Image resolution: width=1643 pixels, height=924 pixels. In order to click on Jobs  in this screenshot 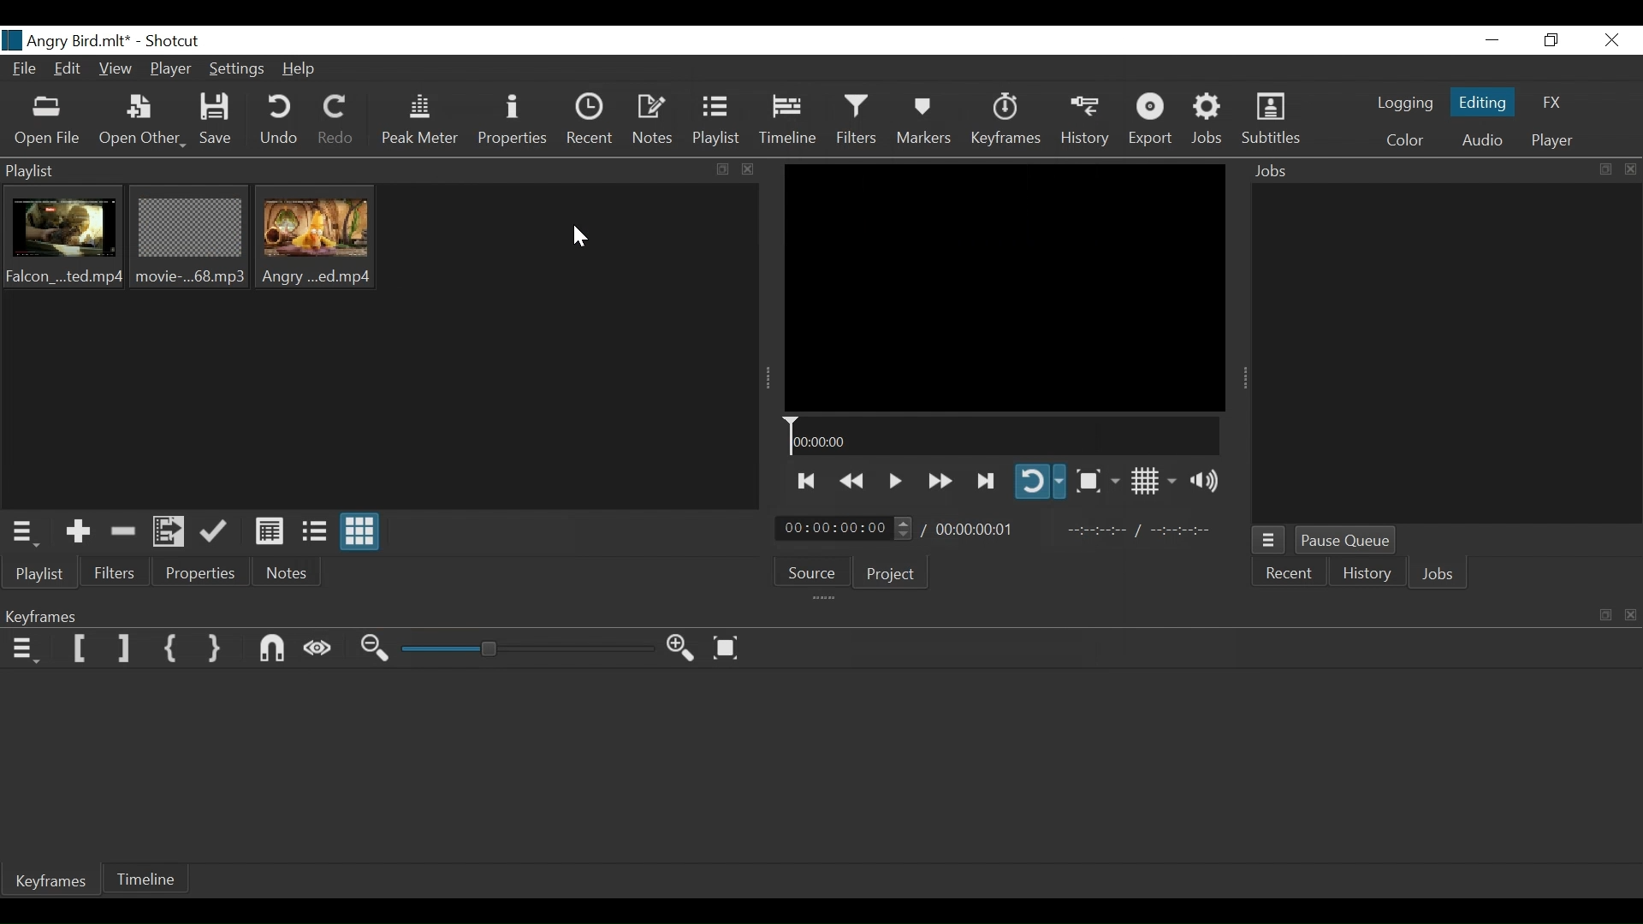, I will do `click(1211, 120)`.